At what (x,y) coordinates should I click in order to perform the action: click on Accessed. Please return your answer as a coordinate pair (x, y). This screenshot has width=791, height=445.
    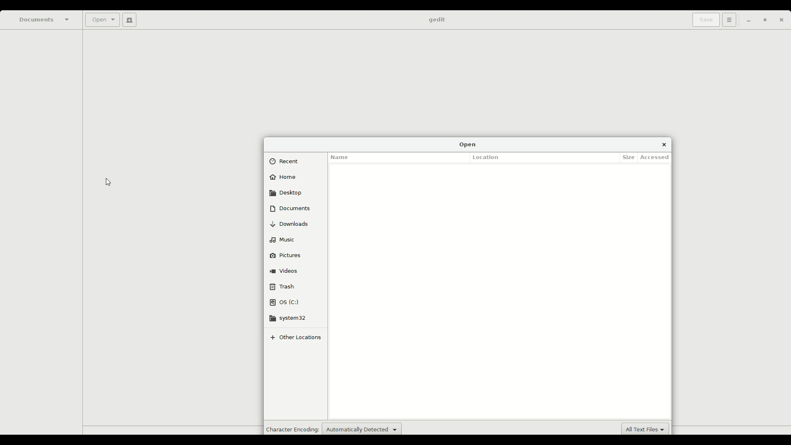
    Looking at the image, I should click on (657, 158).